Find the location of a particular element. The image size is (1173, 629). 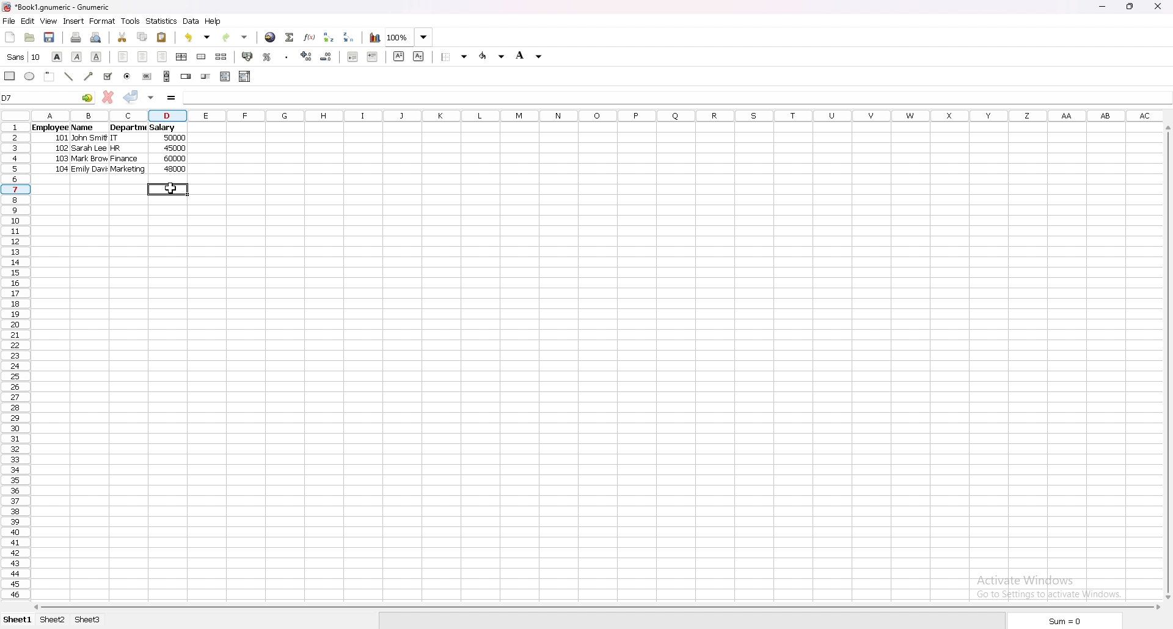

line is located at coordinates (69, 76).